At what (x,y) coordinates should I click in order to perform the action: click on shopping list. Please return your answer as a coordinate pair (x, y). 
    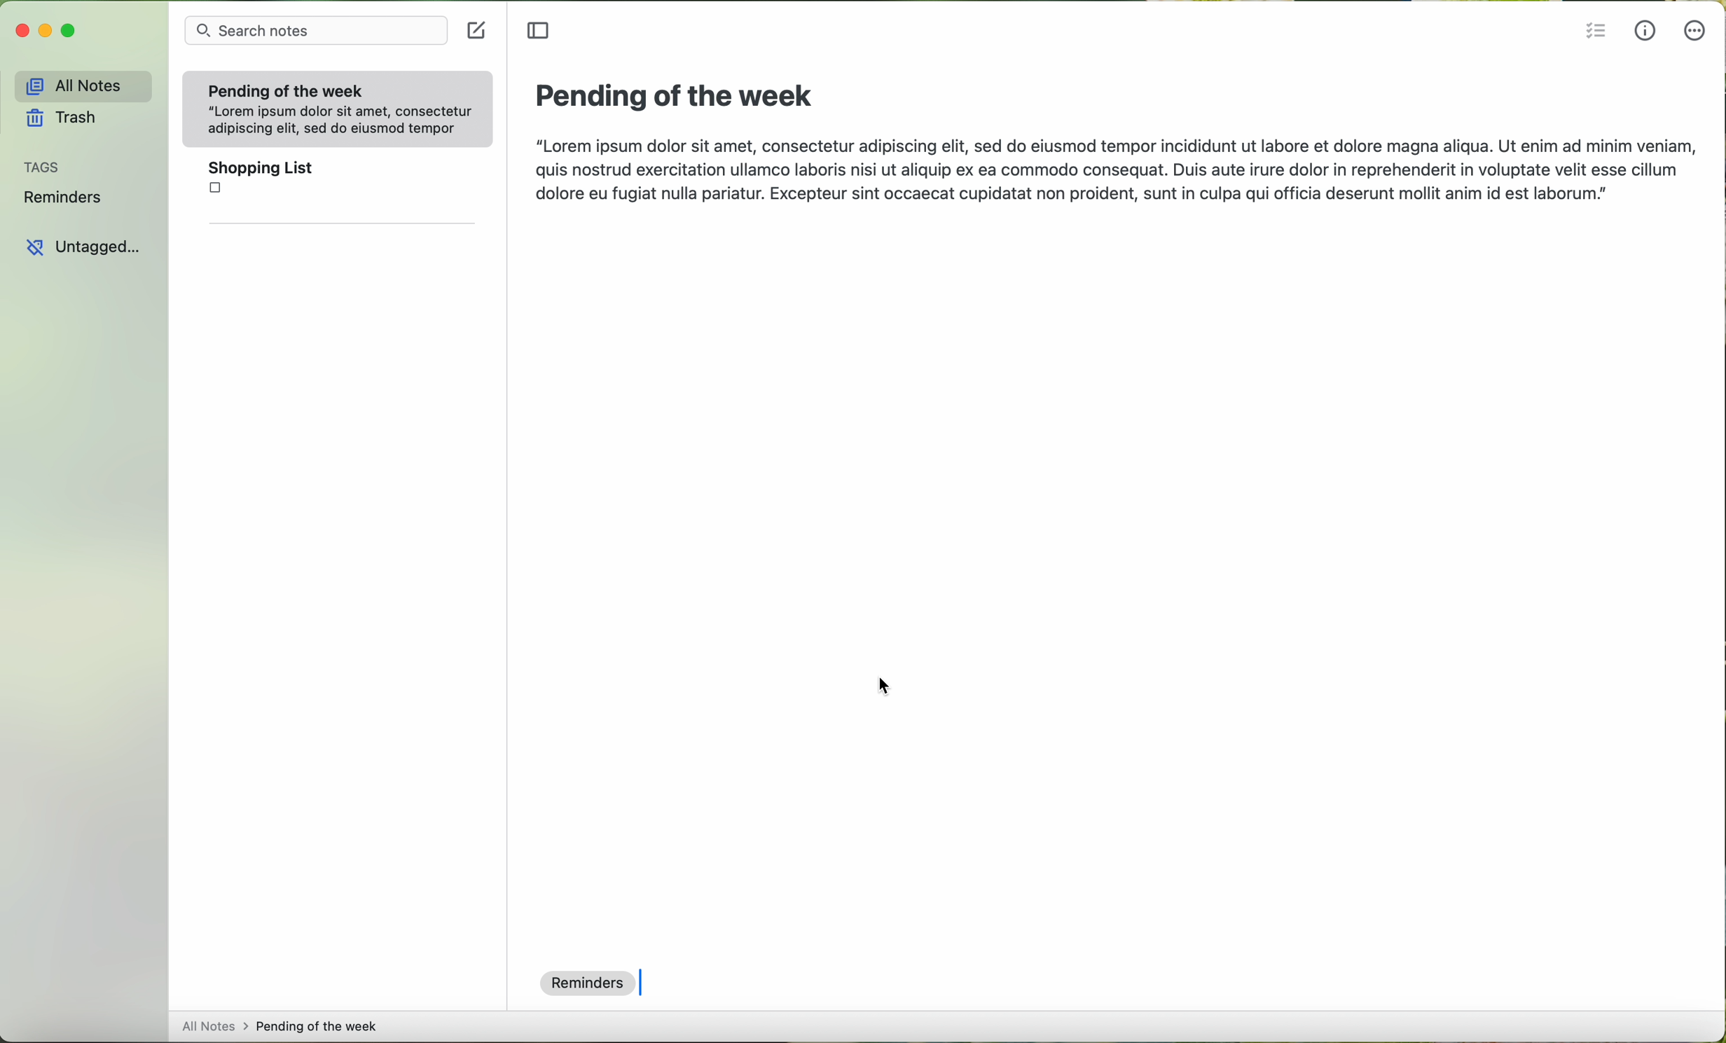
    Looking at the image, I should click on (338, 183).